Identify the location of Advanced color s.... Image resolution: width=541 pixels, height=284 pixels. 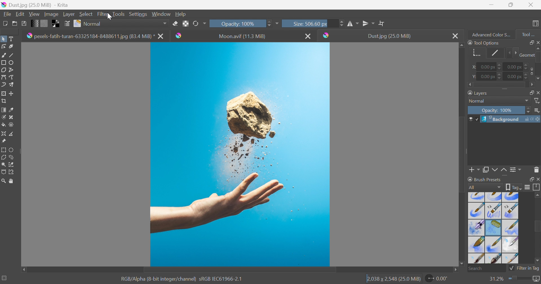
(489, 34).